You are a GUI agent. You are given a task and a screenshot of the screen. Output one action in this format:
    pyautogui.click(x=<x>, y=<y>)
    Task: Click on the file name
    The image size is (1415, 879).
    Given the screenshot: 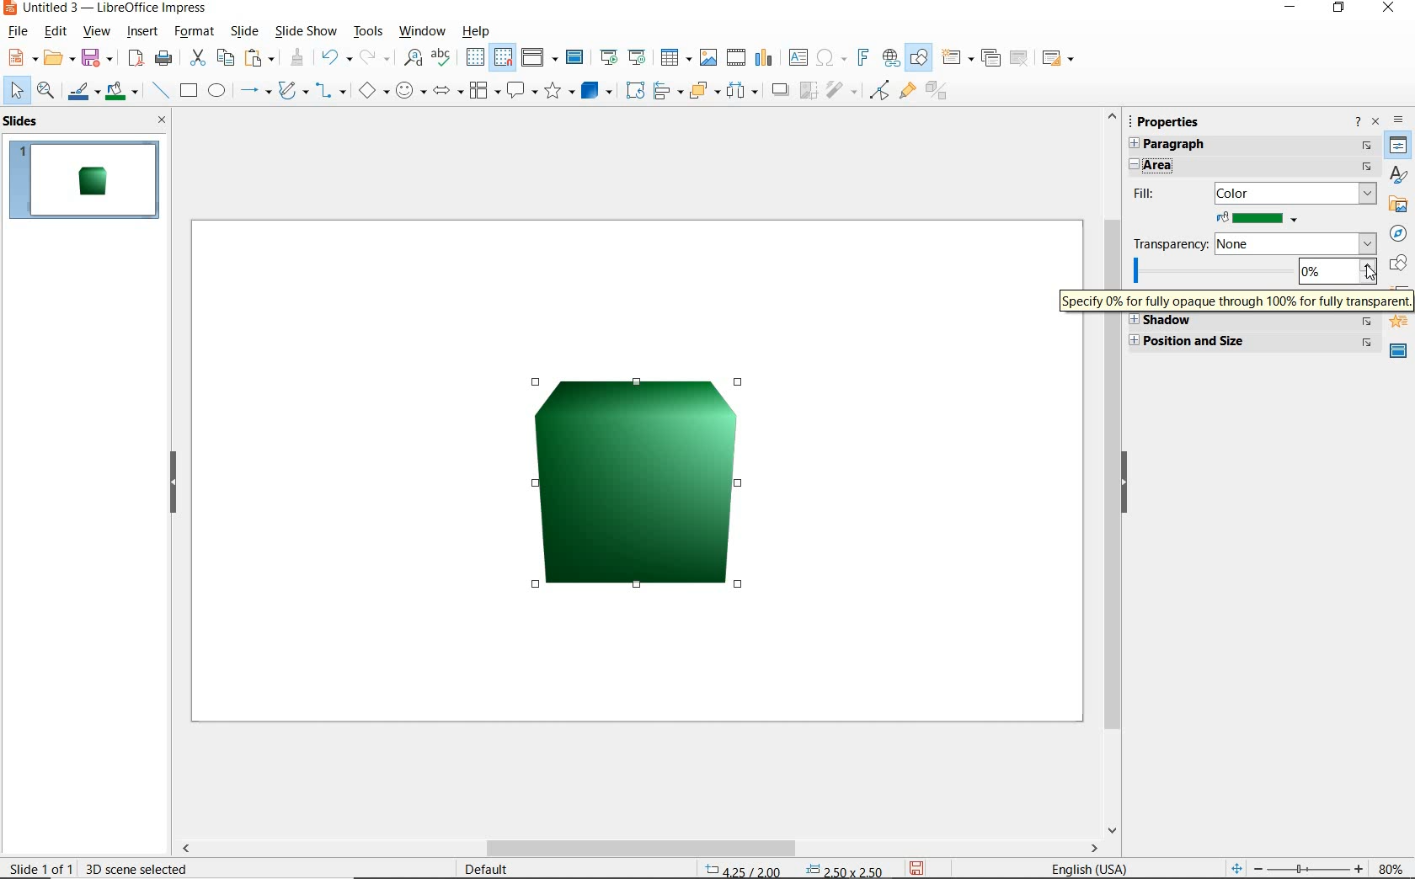 What is the action you would take?
    pyautogui.click(x=104, y=8)
    